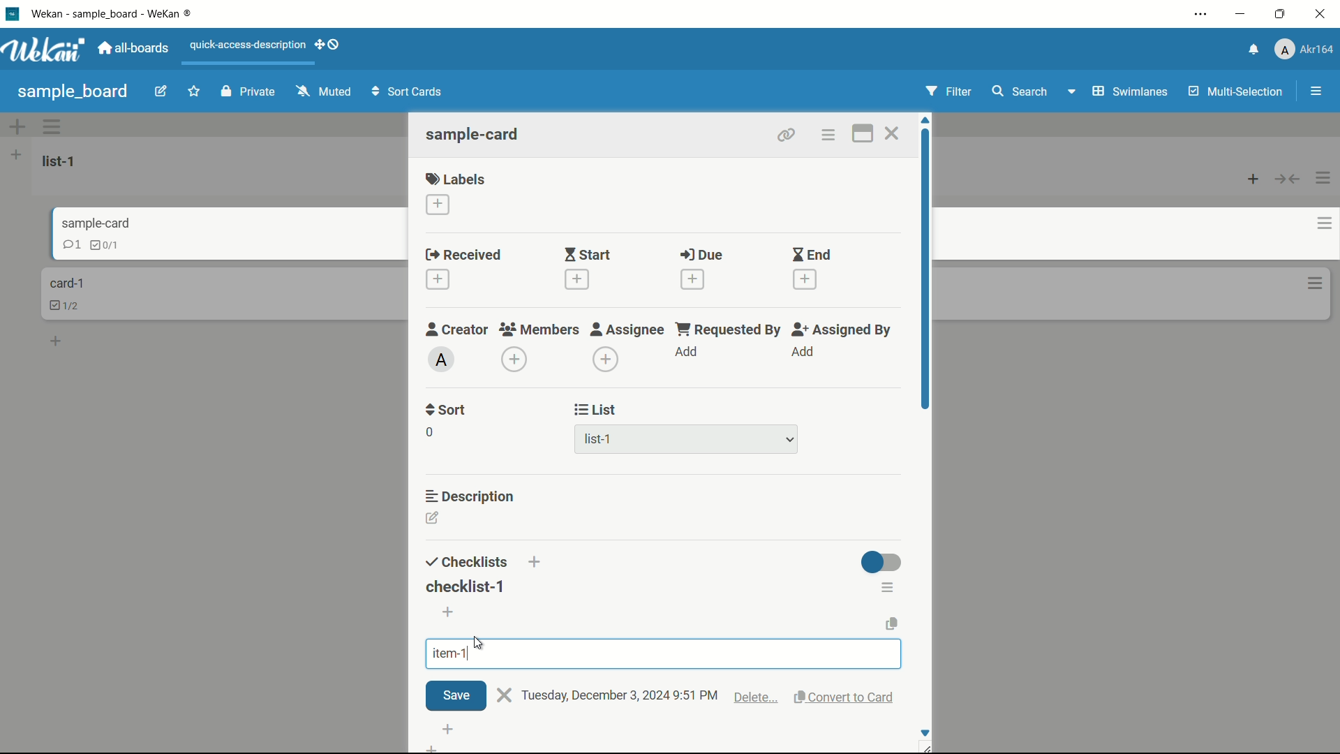 Image resolution: width=1340 pixels, height=754 pixels. What do you see at coordinates (1242, 14) in the screenshot?
I see `minimize` at bounding box center [1242, 14].